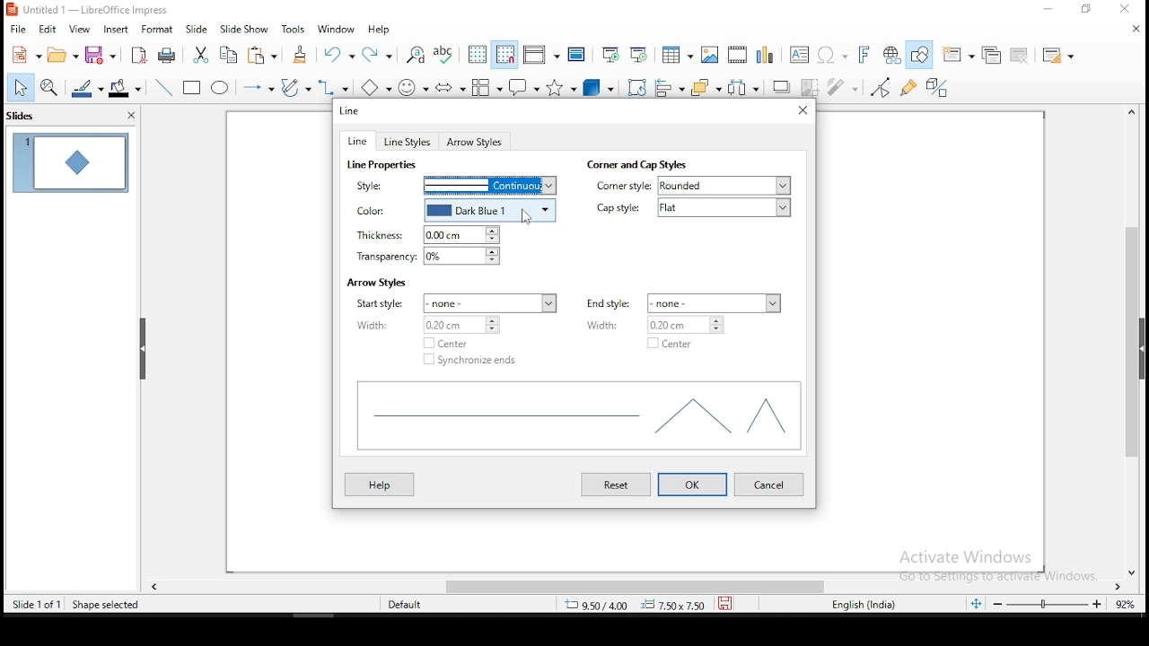 The height and width of the screenshot is (646, 1149). What do you see at coordinates (381, 236) in the screenshot?
I see `thickness` at bounding box center [381, 236].